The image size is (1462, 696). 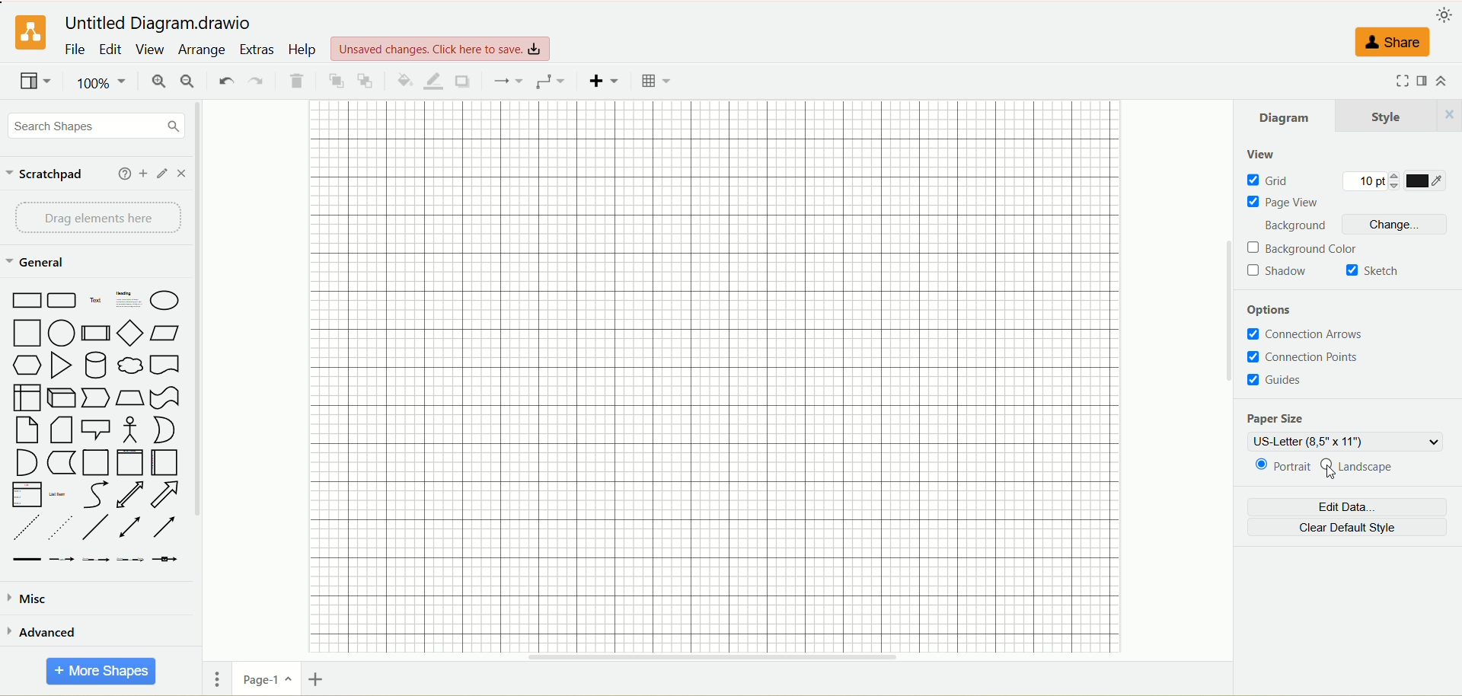 What do you see at coordinates (102, 81) in the screenshot?
I see `100%` at bounding box center [102, 81].